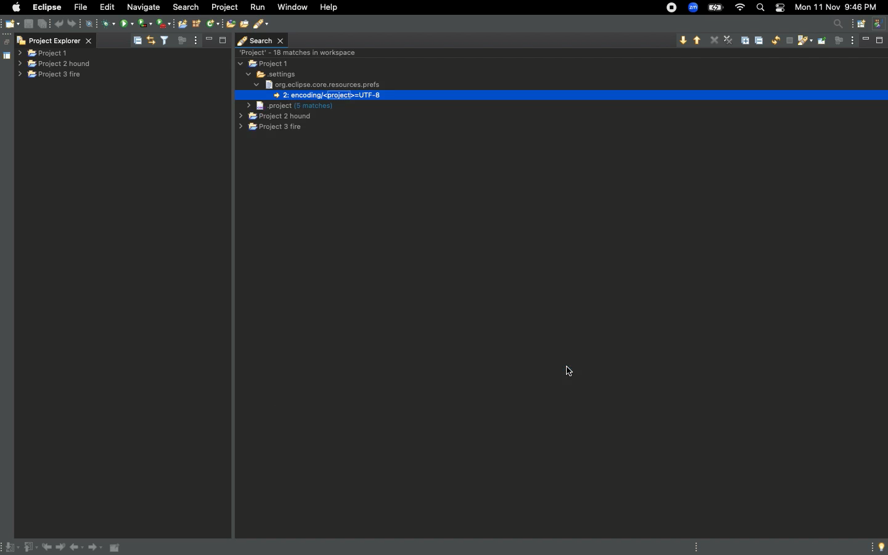  Describe the element at coordinates (878, 547) in the screenshot. I see `Tip of the day` at that location.